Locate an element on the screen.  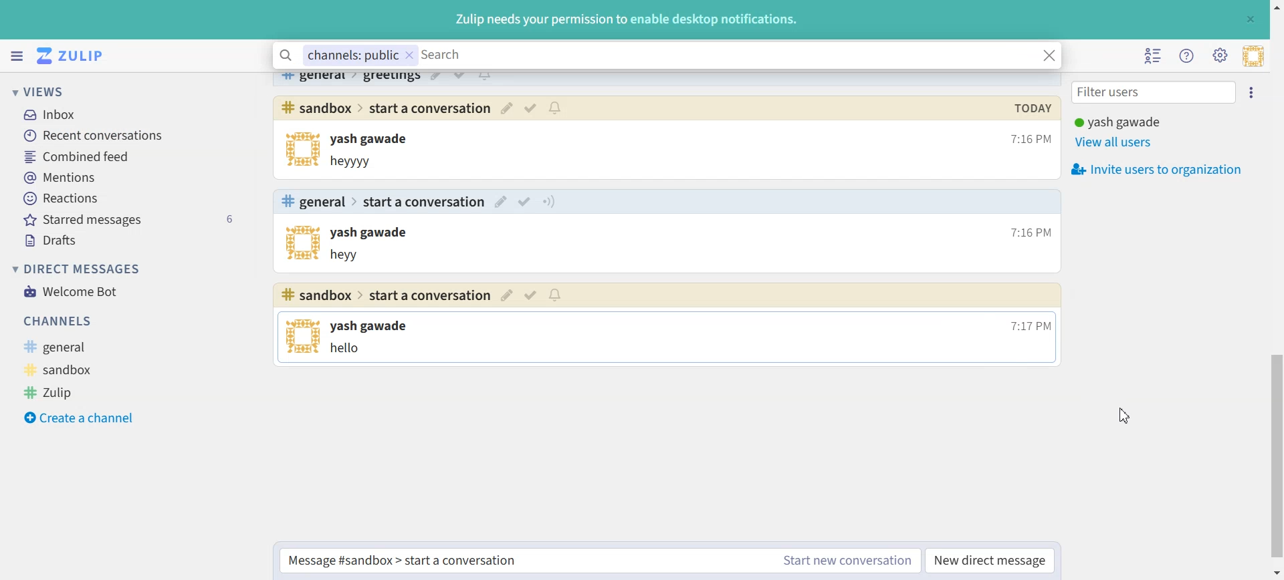
greetings is located at coordinates (391, 78).